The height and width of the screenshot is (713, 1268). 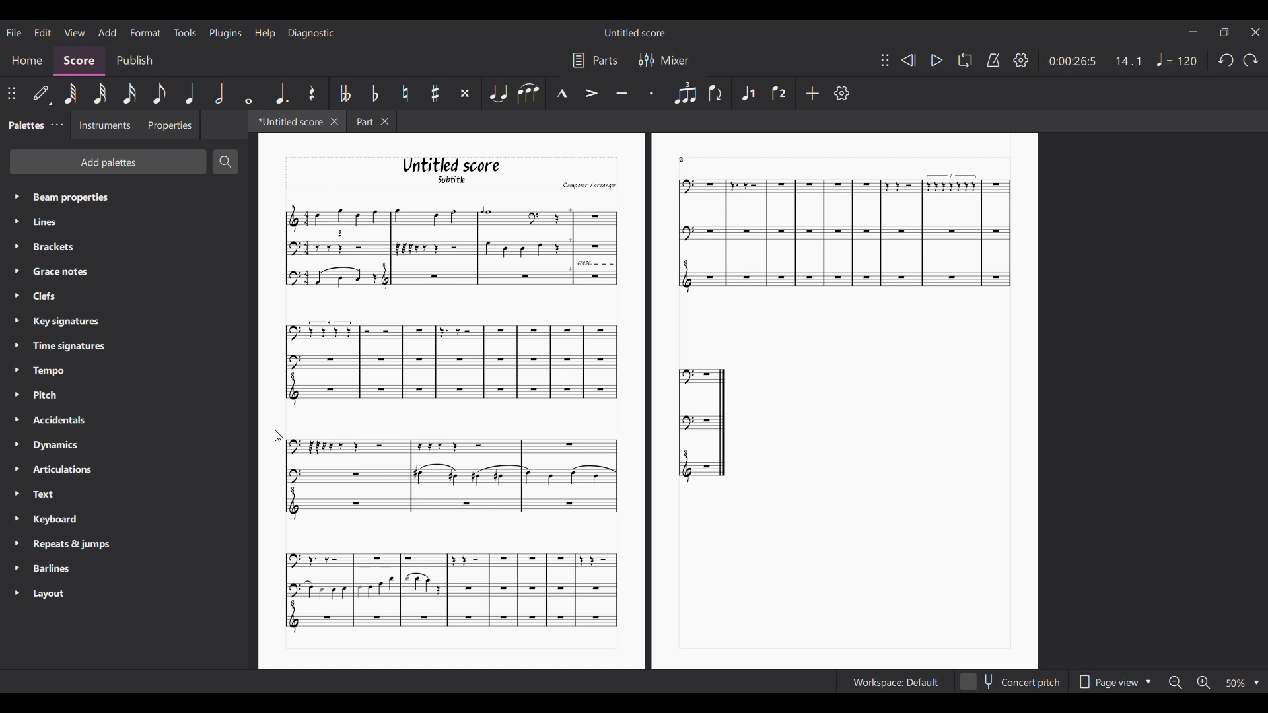 What do you see at coordinates (965, 59) in the screenshot?
I see `Loop playback` at bounding box center [965, 59].